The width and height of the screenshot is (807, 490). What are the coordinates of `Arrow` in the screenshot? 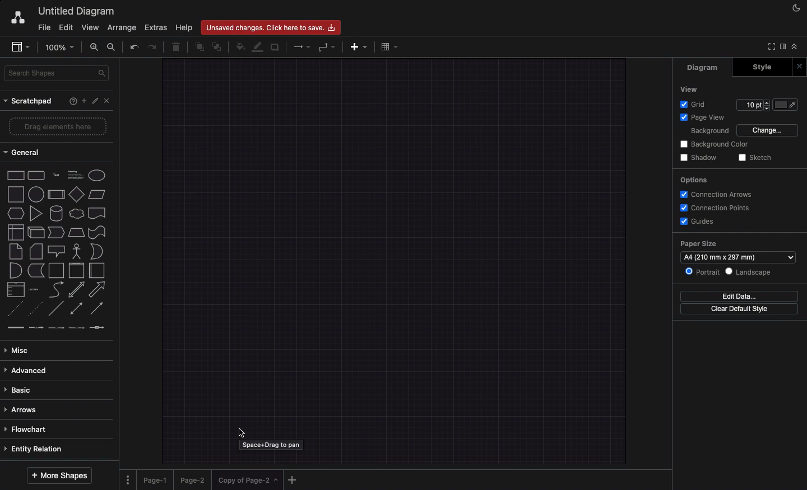 It's located at (301, 46).